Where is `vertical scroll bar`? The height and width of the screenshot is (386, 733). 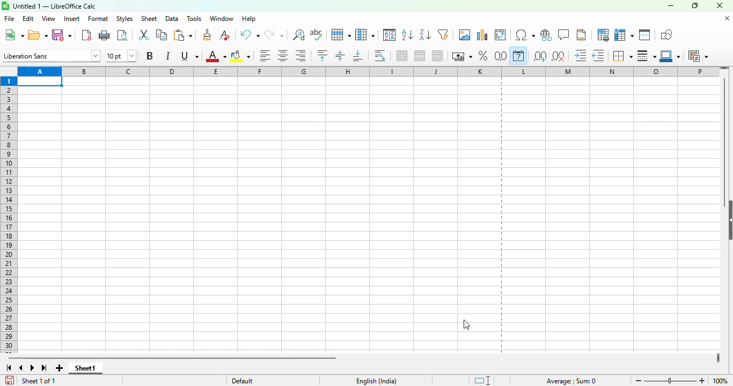
vertical scroll bar is located at coordinates (725, 143).